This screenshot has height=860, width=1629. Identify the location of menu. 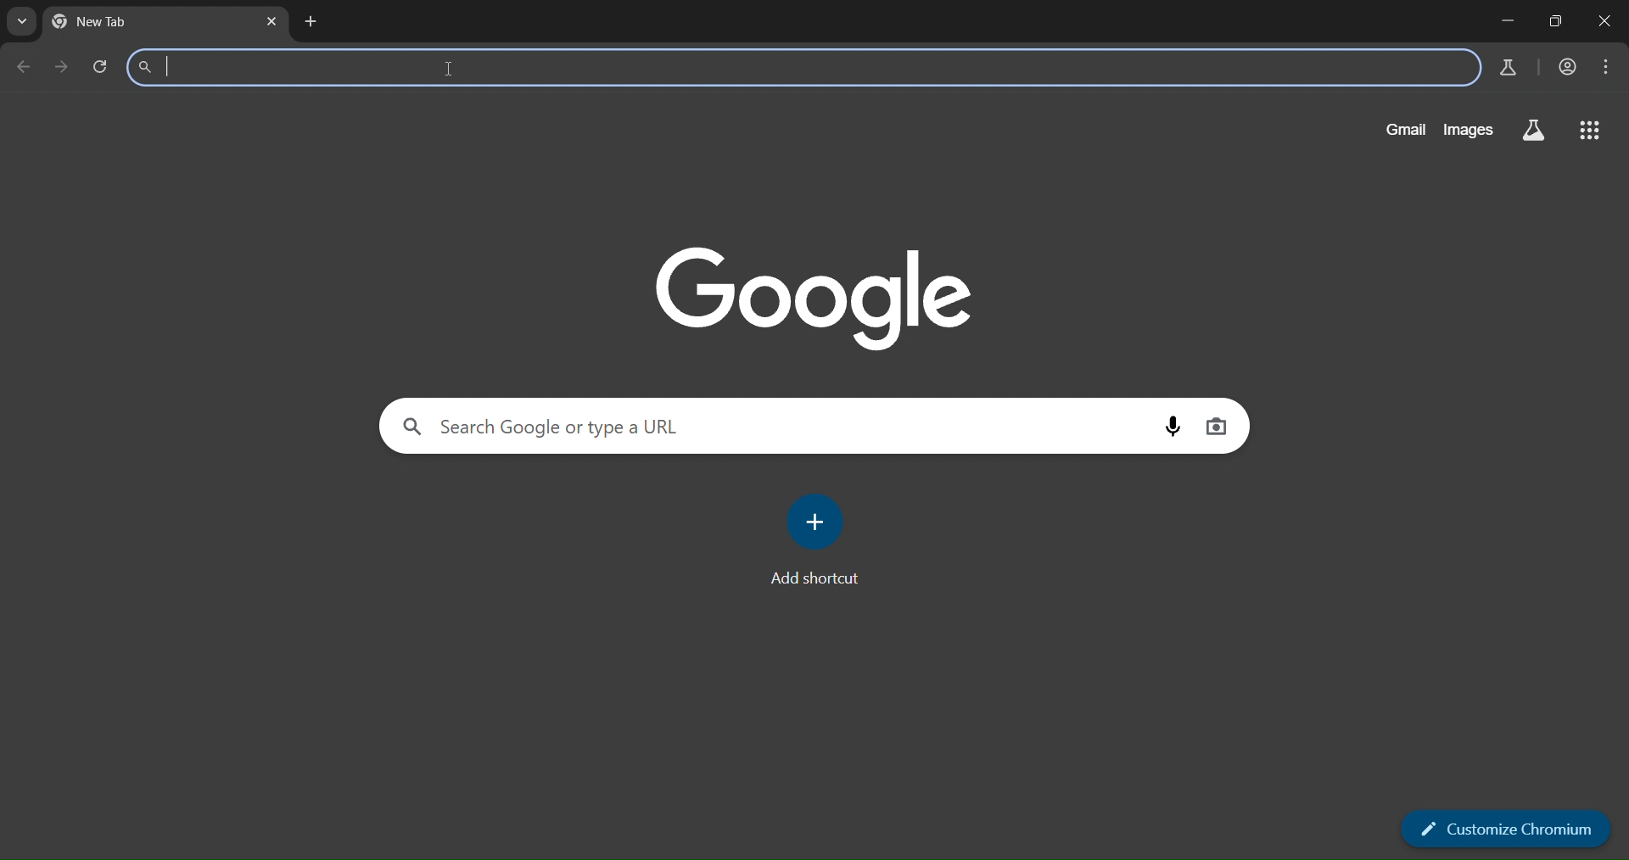
(1604, 68).